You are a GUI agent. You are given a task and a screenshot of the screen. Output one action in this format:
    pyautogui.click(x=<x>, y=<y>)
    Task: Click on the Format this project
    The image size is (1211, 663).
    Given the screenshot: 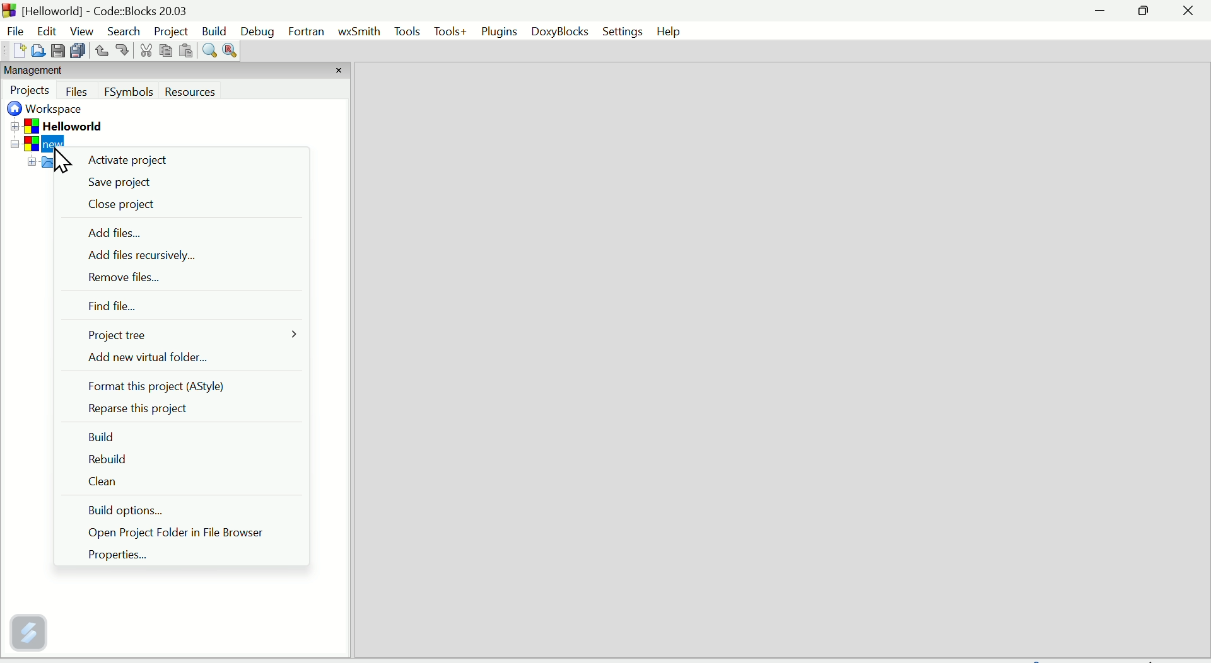 What is the action you would take?
    pyautogui.click(x=167, y=388)
    